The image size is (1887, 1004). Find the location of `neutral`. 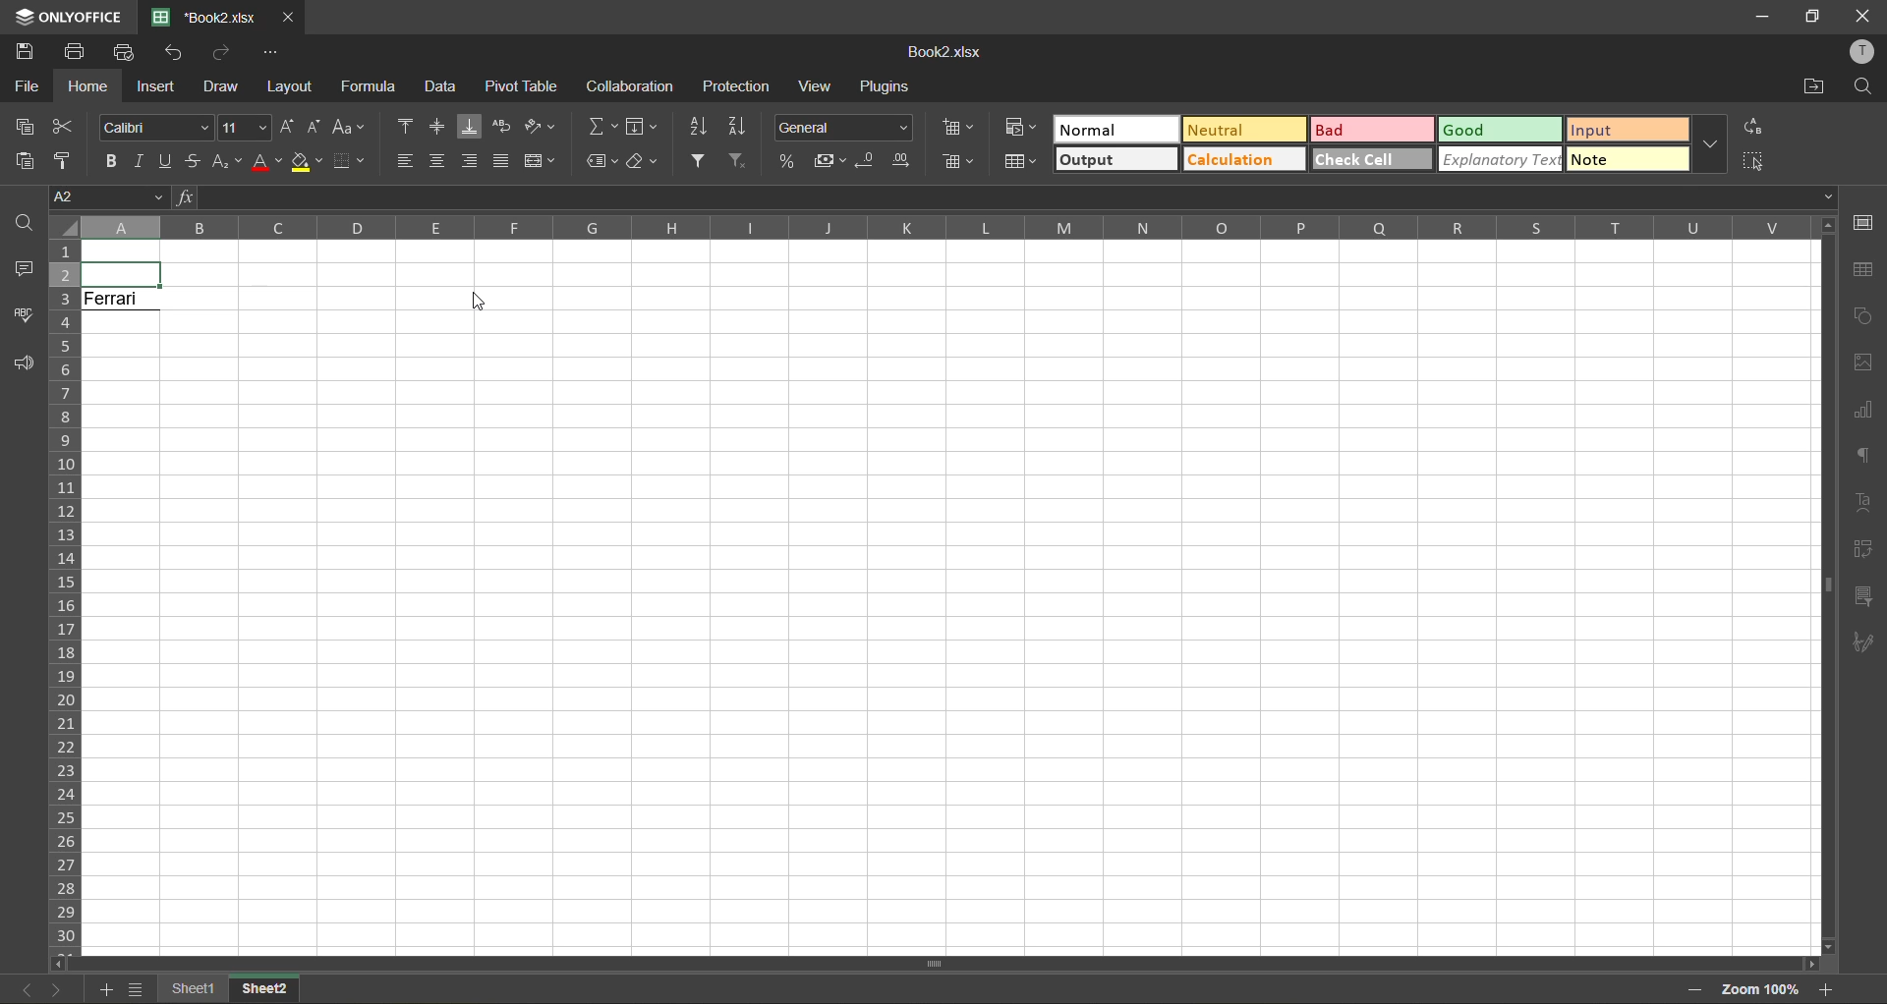

neutral is located at coordinates (1239, 132).